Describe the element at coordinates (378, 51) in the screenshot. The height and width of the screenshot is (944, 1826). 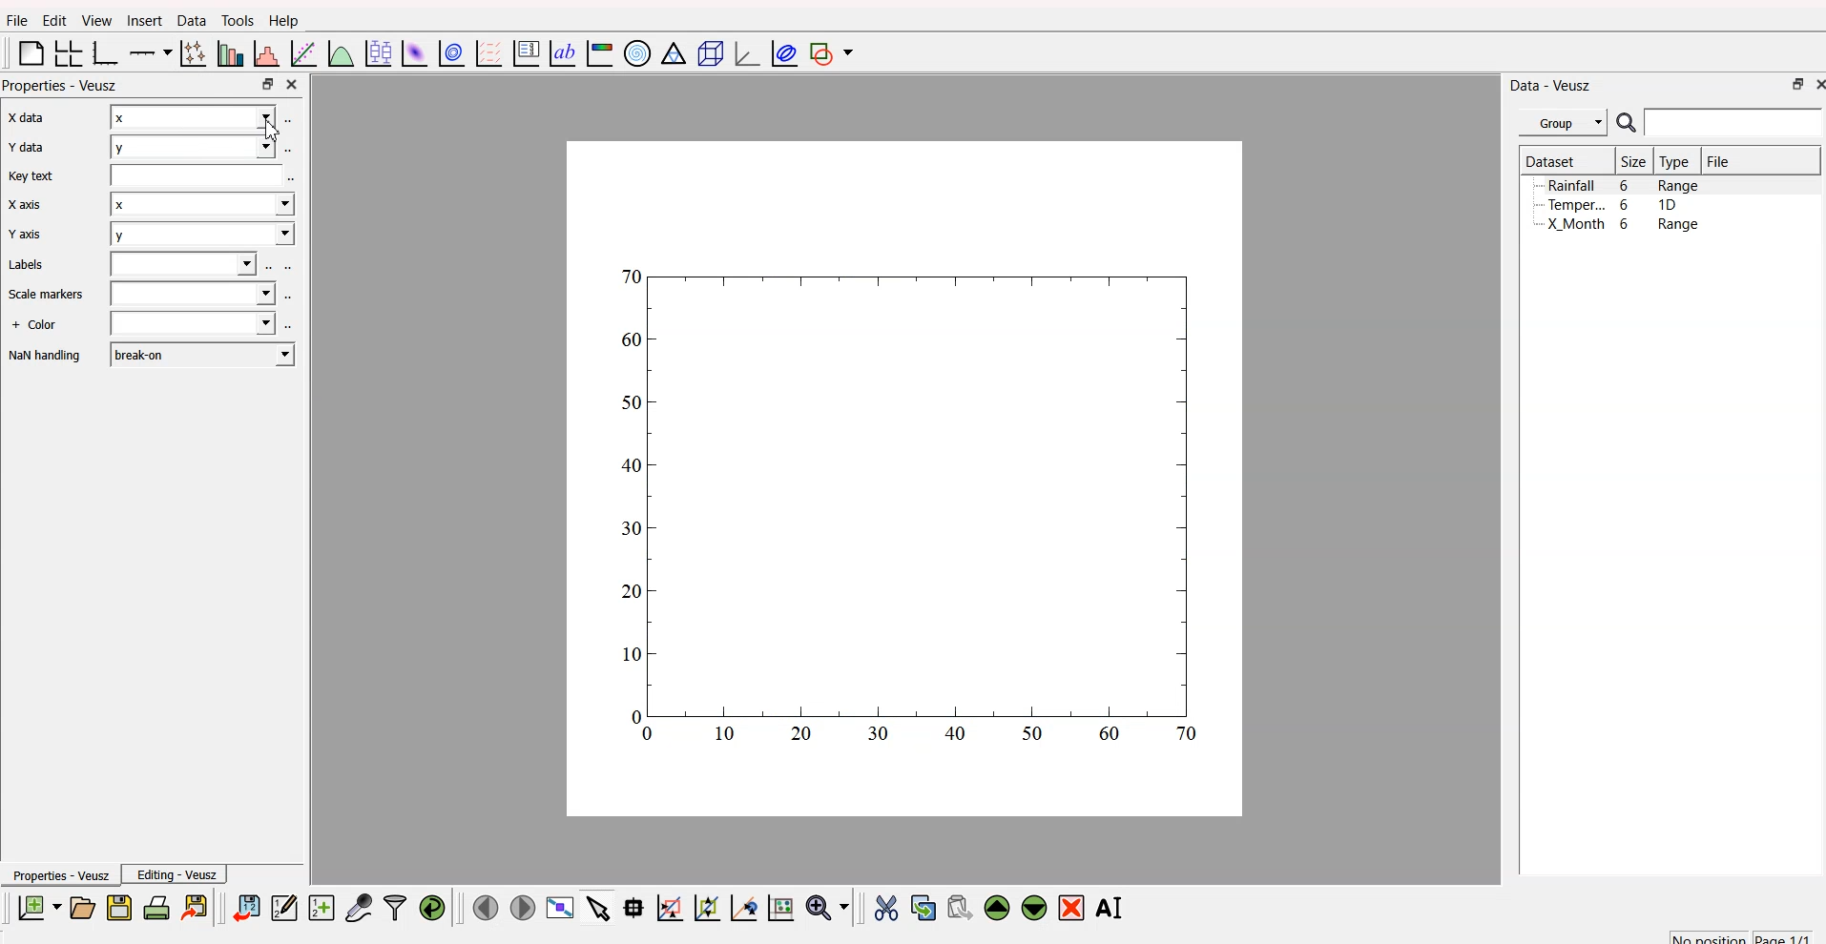
I see `plot box plots` at that location.